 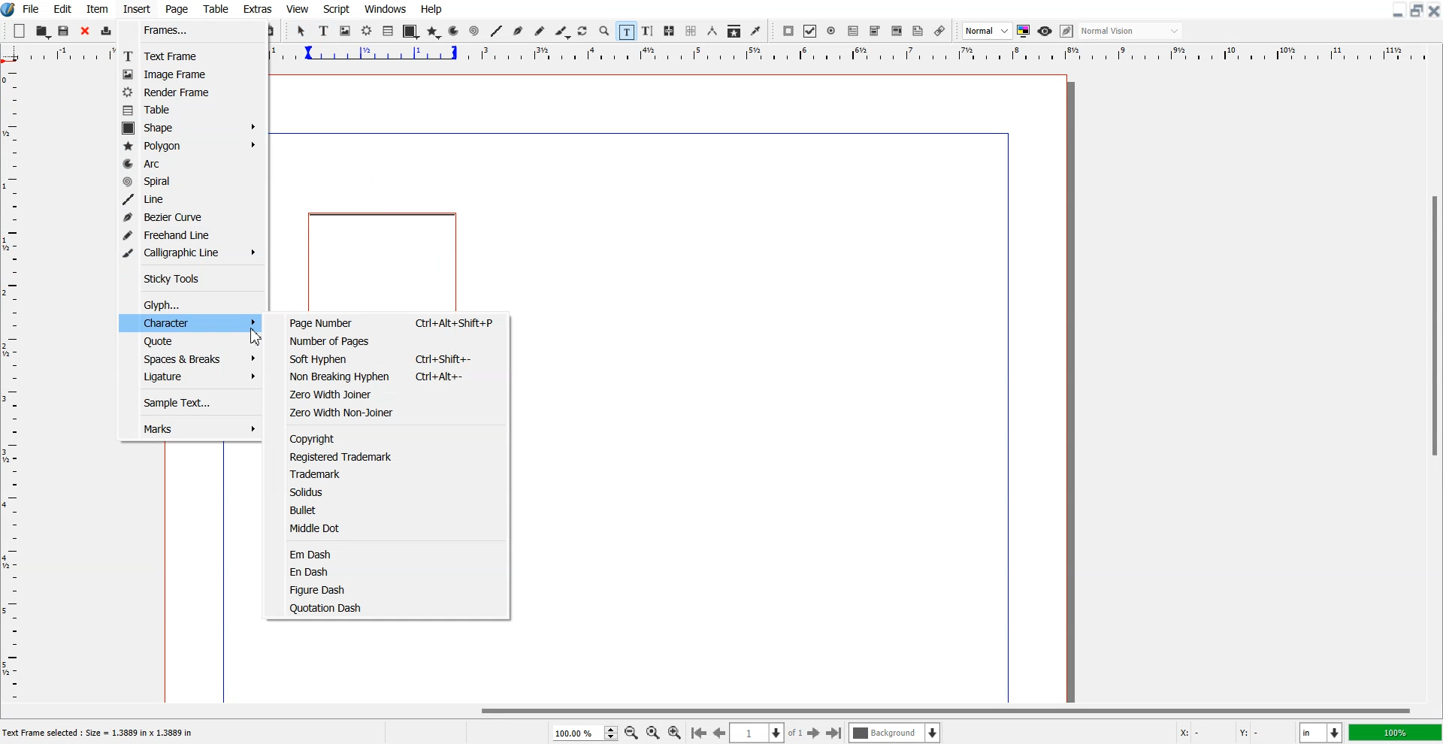 I want to click on Polygon, so click(x=192, y=147).